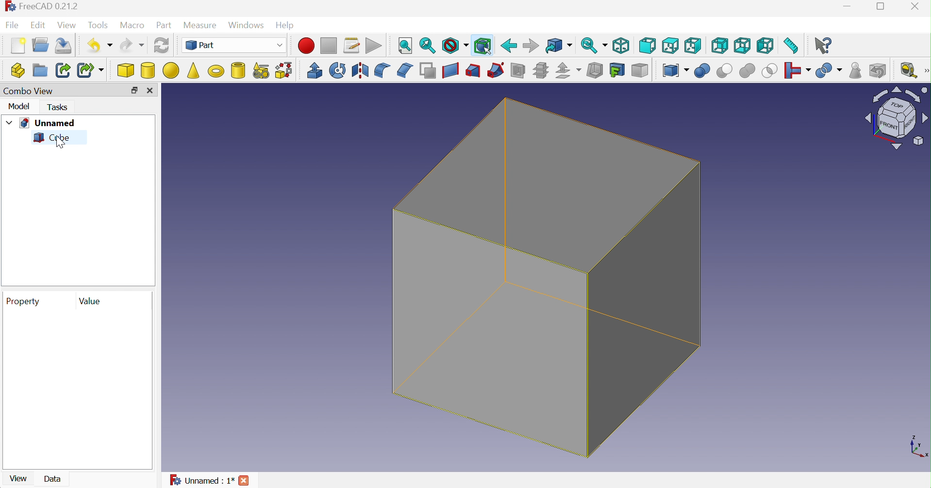 The width and height of the screenshot is (931, 488). I want to click on Drop down, so click(10, 123).